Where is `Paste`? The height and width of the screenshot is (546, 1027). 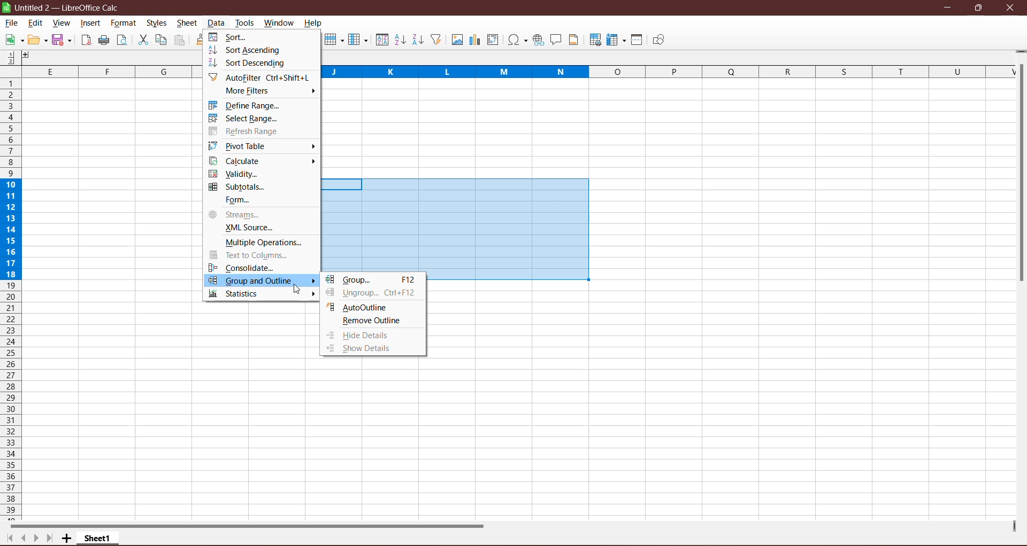
Paste is located at coordinates (180, 41).